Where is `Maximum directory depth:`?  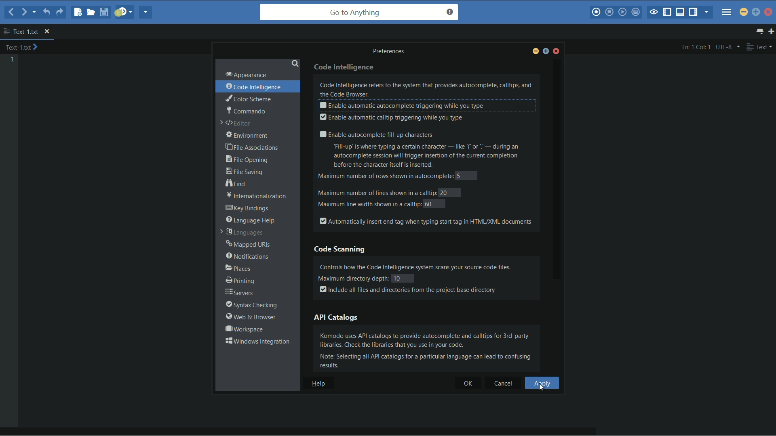 Maximum directory depth: is located at coordinates (352, 278).